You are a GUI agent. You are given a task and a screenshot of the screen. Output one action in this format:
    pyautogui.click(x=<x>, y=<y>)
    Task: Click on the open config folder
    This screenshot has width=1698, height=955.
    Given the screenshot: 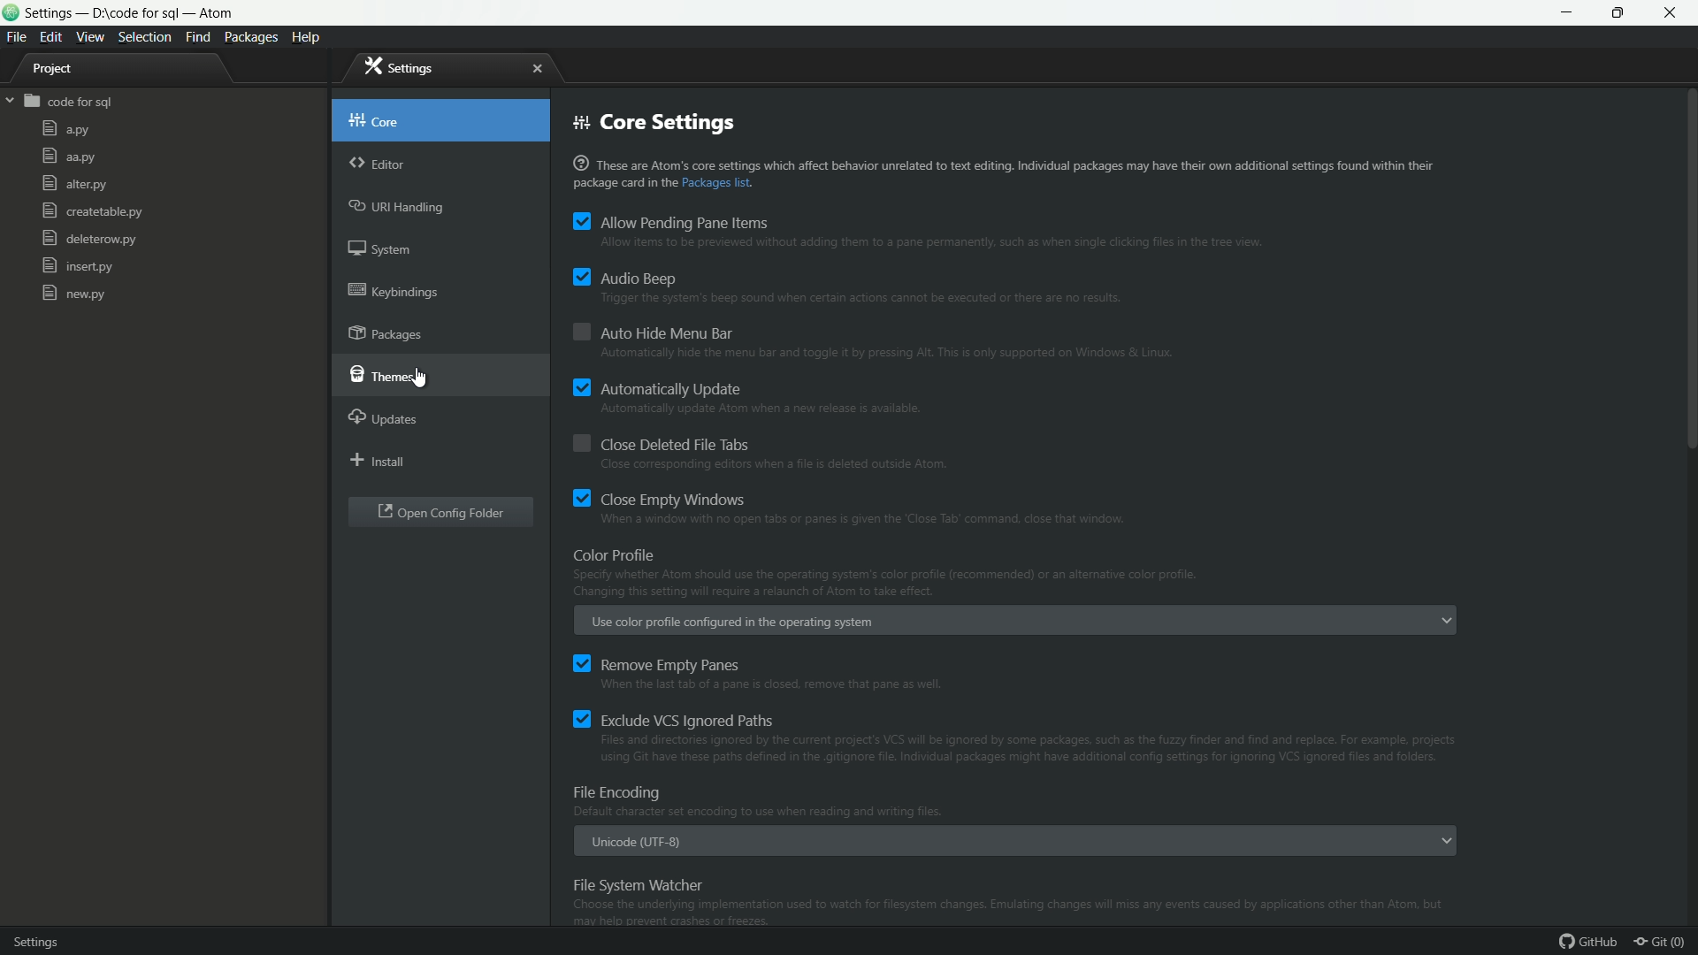 What is the action you would take?
    pyautogui.click(x=441, y=514)
    